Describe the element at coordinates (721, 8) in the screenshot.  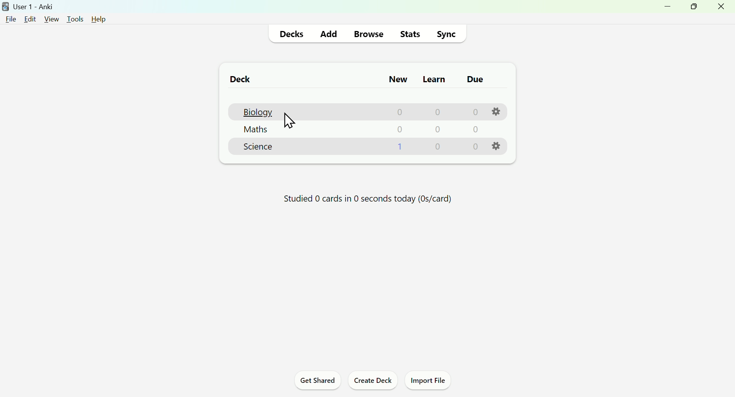
I see `close` at that location.